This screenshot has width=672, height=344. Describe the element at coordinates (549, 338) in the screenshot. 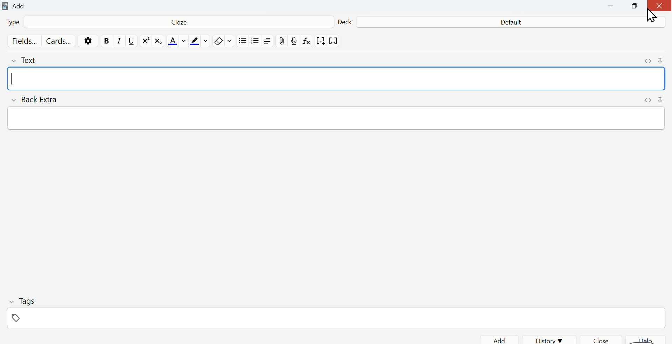

I see `History` at that location.